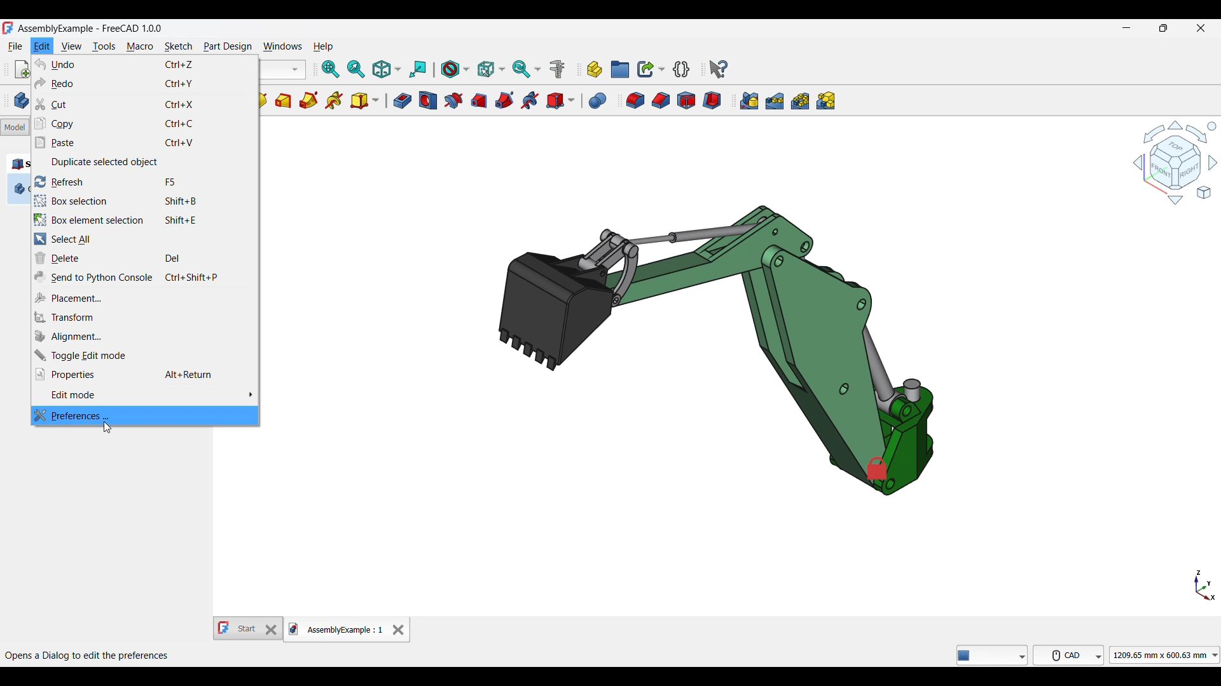  Describe the element at coordinates (800, 101) in the screenshot. I see `Polar pattern` at that location.